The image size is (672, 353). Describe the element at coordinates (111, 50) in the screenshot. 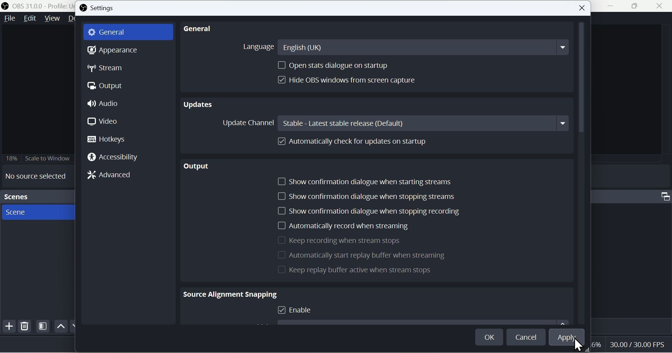

I see `Appearance` at that location.